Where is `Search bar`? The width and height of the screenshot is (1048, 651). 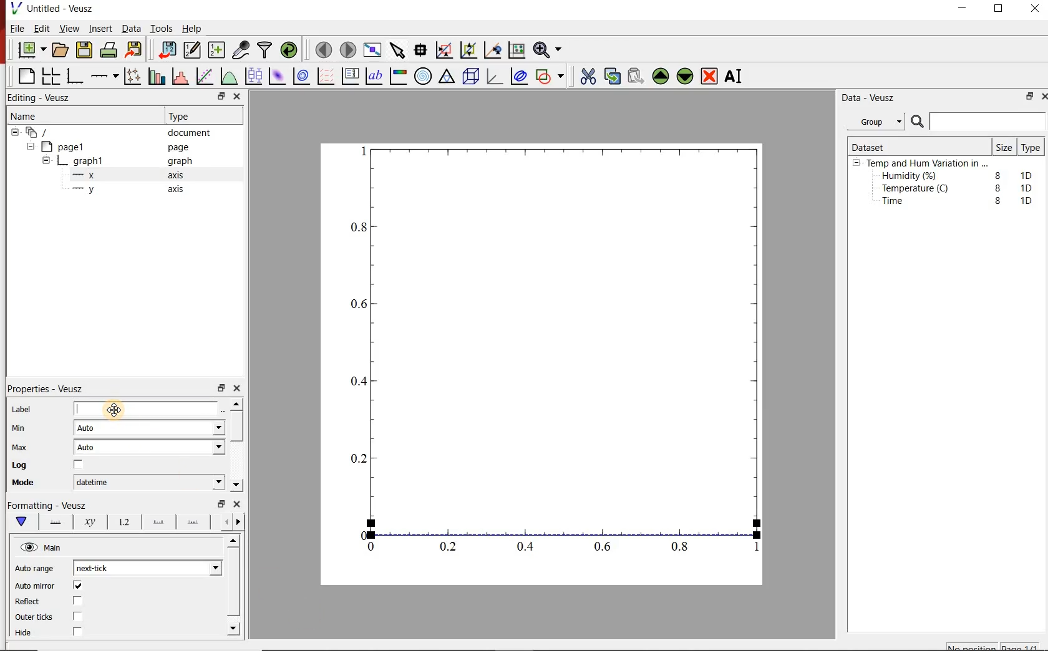 Search bar is located at coordinates (978, 122).